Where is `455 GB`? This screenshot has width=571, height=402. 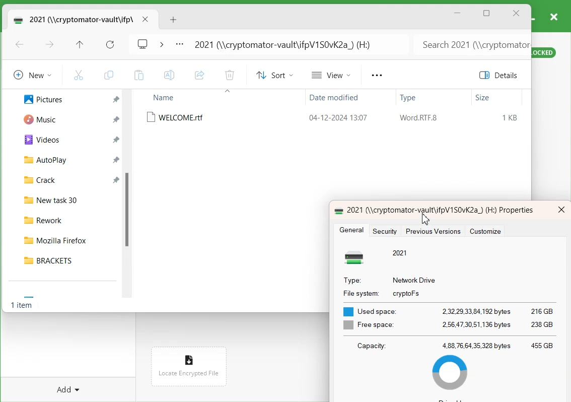
455 GB is located at coordinates (542, 345).